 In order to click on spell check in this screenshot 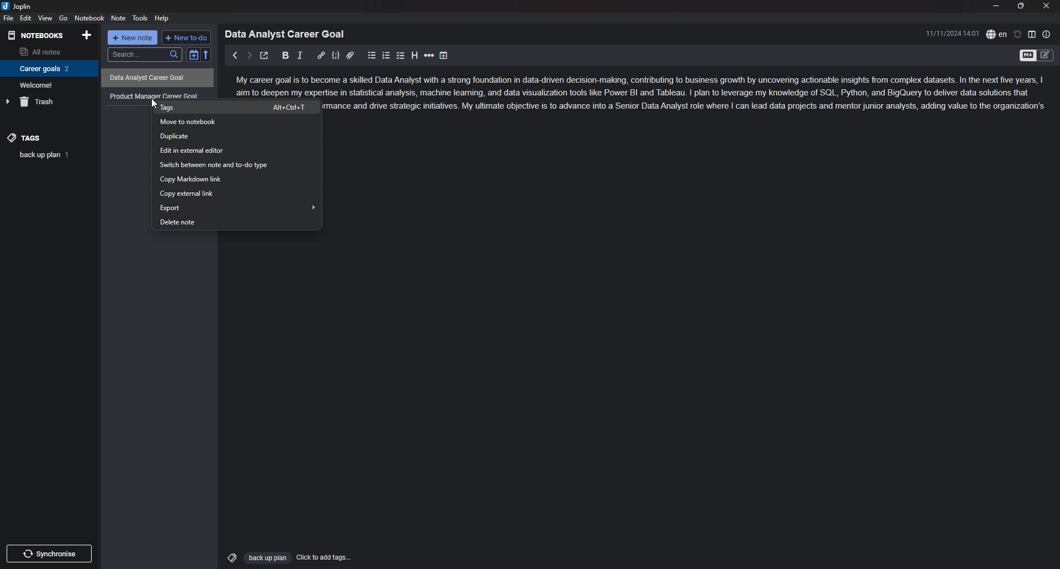, I will do `click(997, 34)`.